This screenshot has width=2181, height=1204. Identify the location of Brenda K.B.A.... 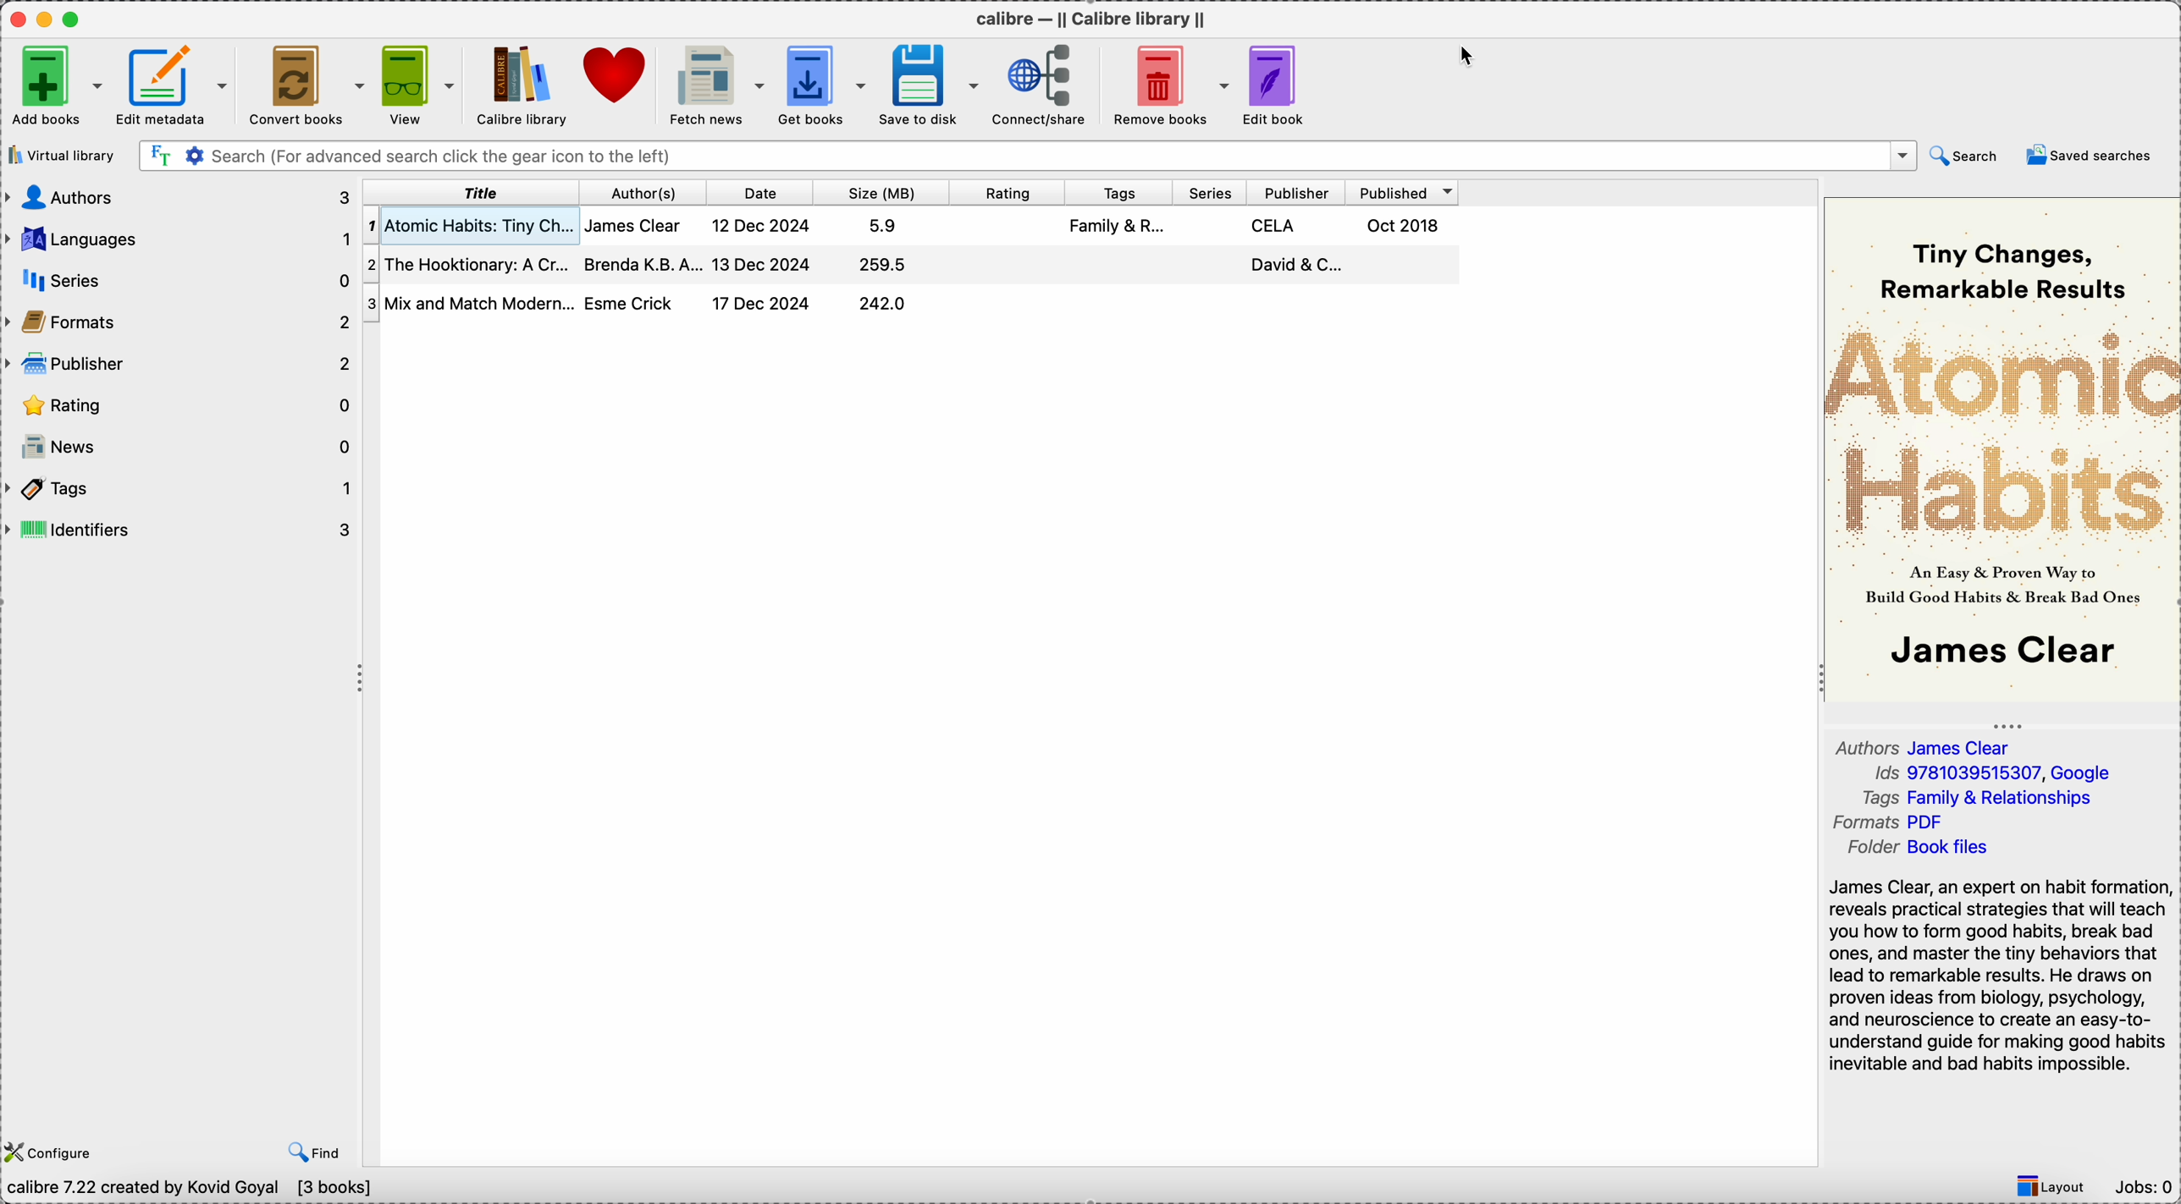
(640, 264).